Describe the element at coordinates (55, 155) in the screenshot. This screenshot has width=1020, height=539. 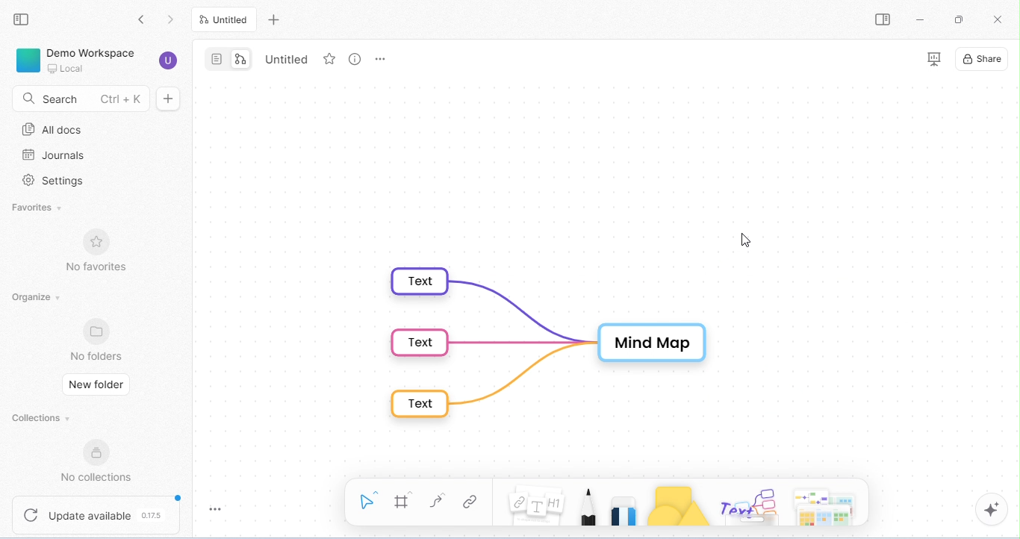
I see `journals` at that location.